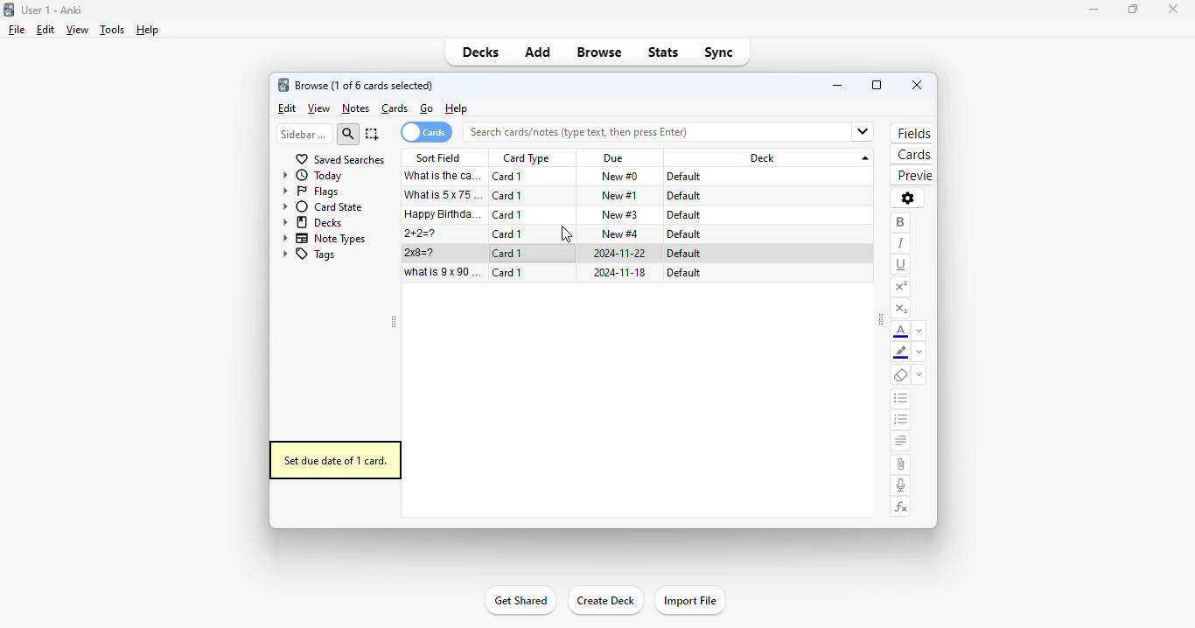 The width and height of the screenshot is (1195, 628). What do you see at coordinates (919, 353) in the screenshot?
I see `change color` at bounding box center [919, 353].